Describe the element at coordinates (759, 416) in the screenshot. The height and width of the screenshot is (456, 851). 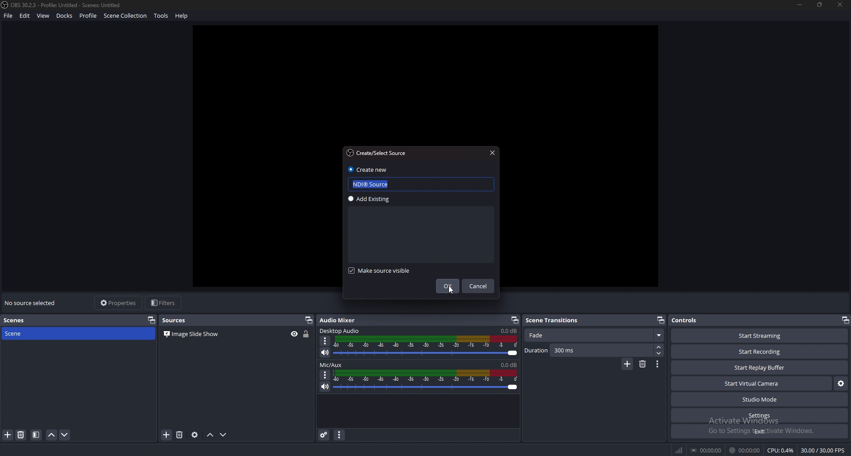
I see `settings` at that location.